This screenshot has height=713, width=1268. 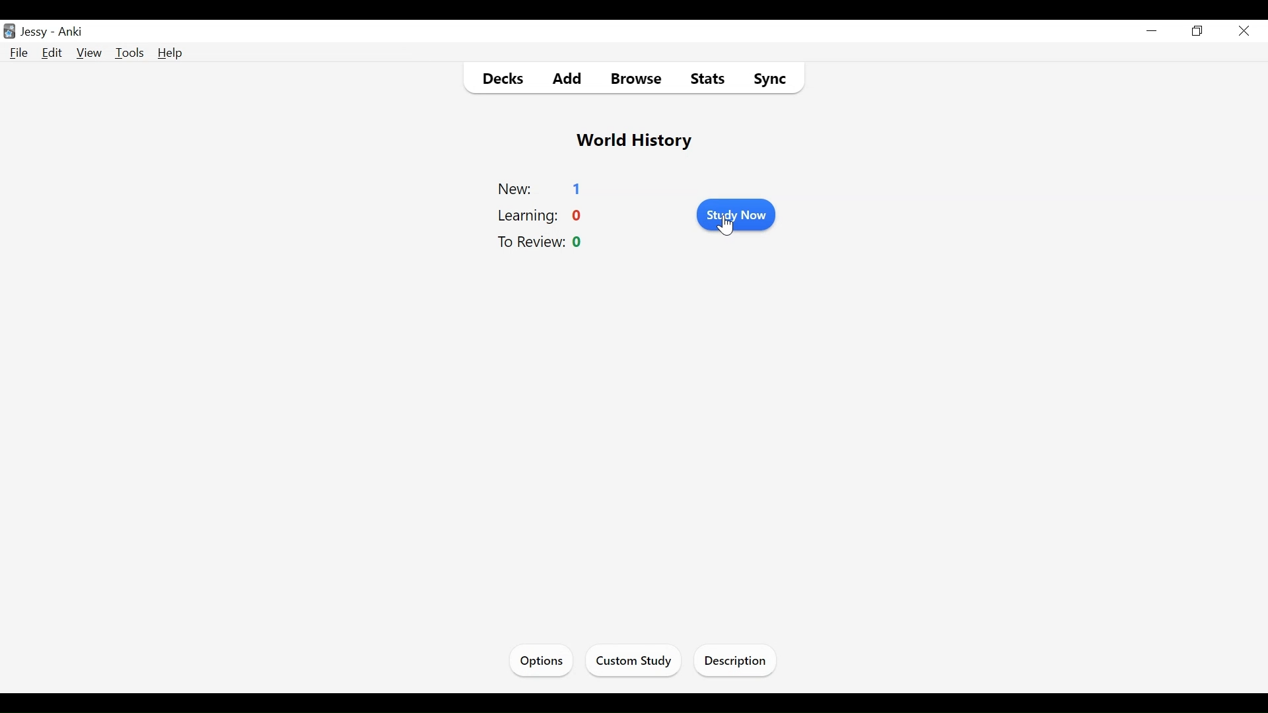 I want to click on Anki Desktop Icon, so click(x=9, y=30).